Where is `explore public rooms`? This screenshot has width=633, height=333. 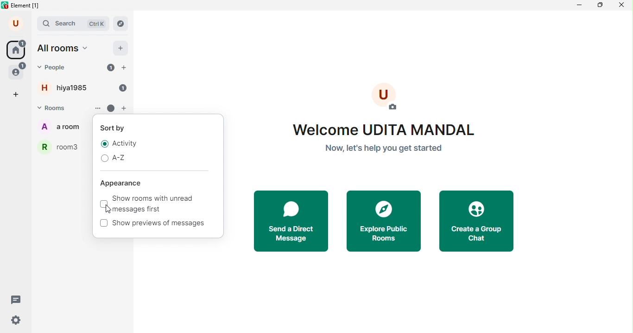 explore public rooms is located at coordinates (384, 221).